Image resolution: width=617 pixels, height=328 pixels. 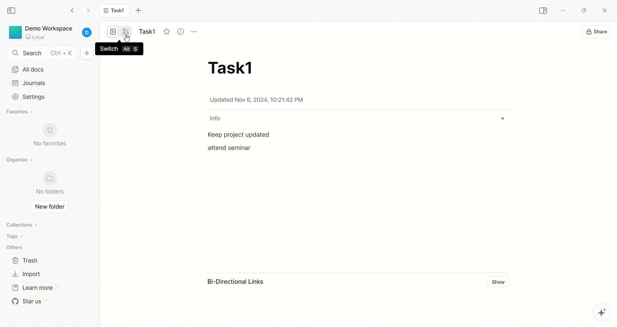 What do you see at coordinates (51, 31) in the screenshot?
I see `project - Demo Workspace` at bounding box center [51, 31].